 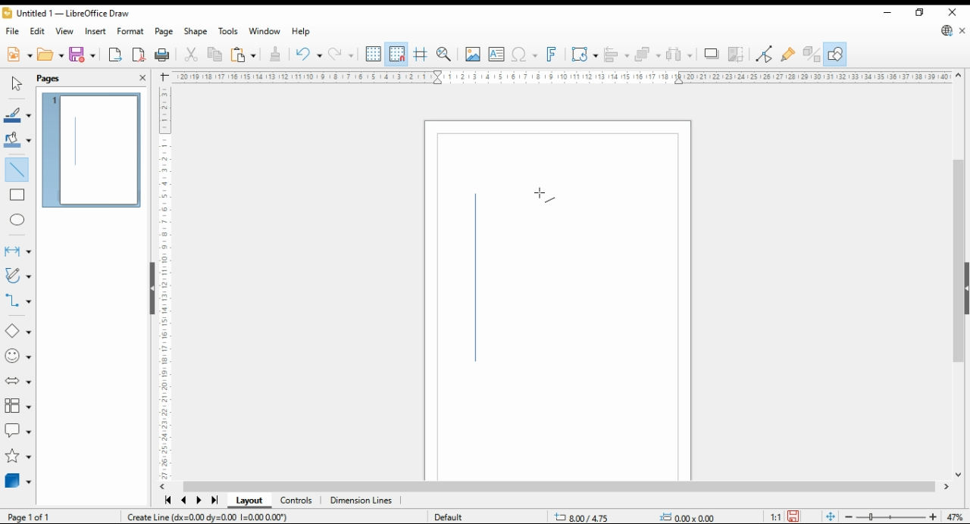 What do you see at coordinates (15, 332) in the screenshot?
I see `basic shapes` at bounding box center [15, 332].